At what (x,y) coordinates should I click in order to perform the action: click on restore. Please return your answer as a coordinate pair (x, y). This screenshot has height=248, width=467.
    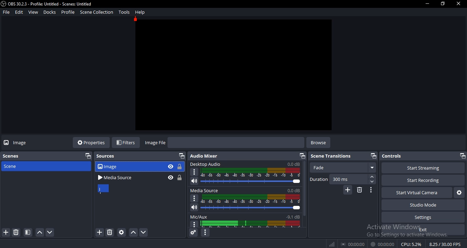
    Looking at the image, I should click on (181, 156).